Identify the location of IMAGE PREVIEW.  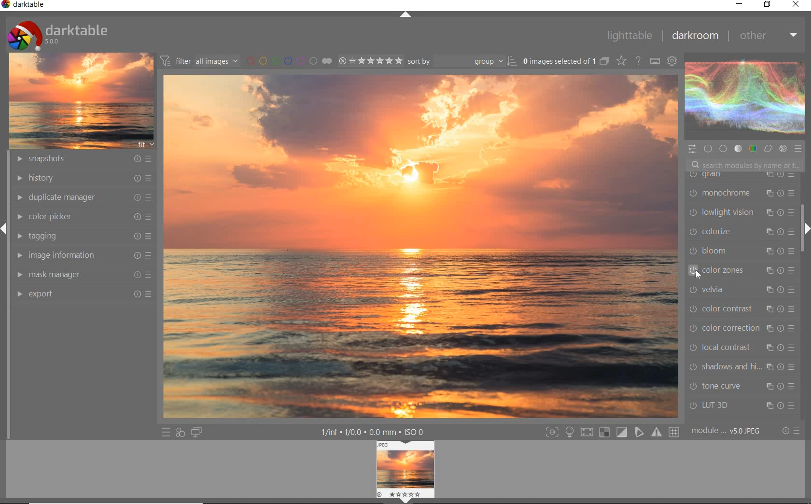
(405, 473).